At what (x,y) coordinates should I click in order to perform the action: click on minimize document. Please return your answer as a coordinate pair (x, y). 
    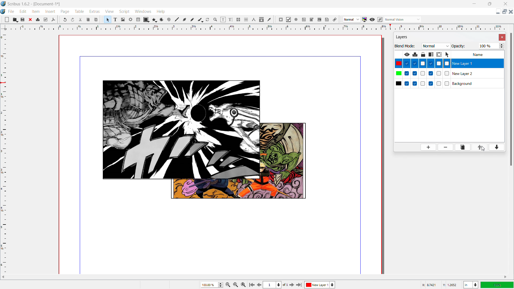
    Looking at the image, I should click on (497, 12).